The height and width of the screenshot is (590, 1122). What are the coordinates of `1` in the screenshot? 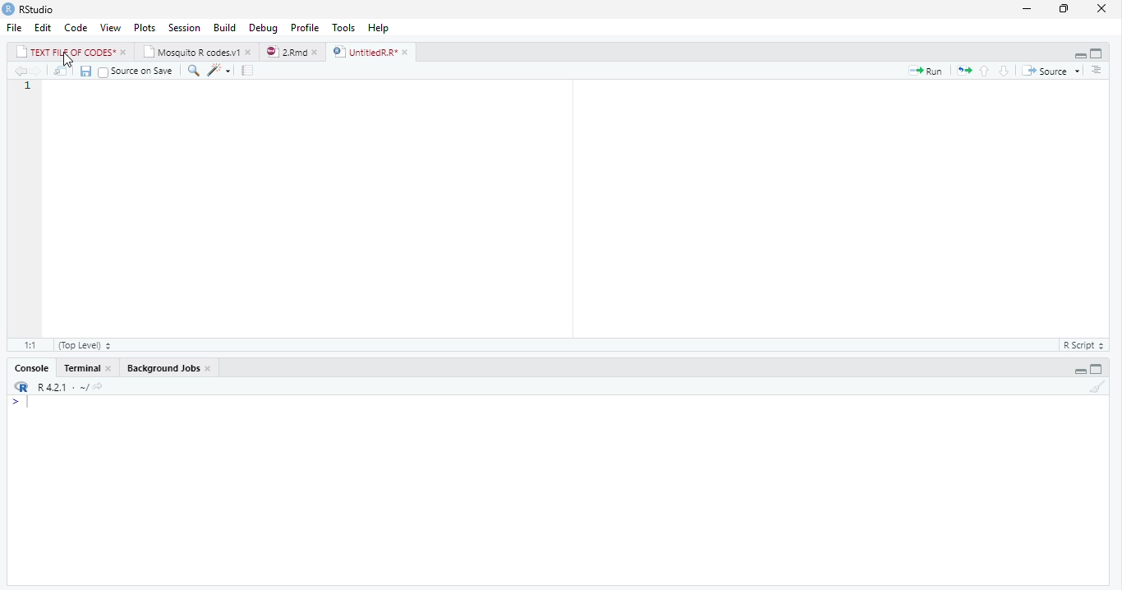 It's located at (25, 87).